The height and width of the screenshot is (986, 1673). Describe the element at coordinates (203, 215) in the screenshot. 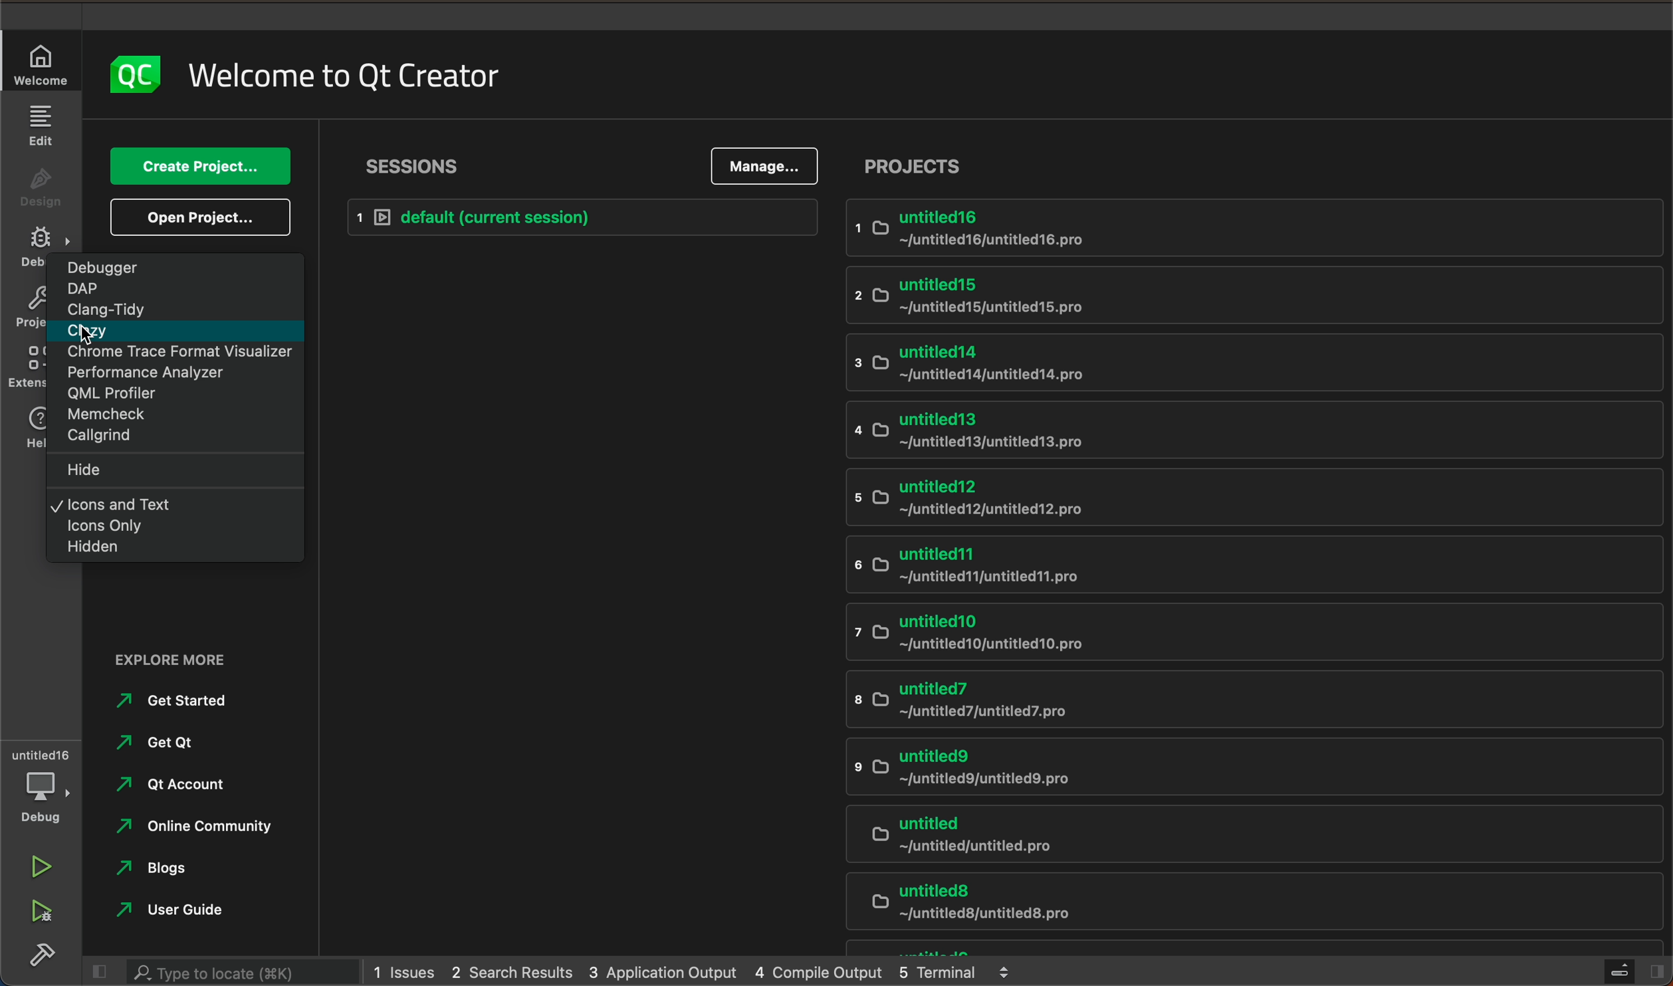

I see `open project` at that location.